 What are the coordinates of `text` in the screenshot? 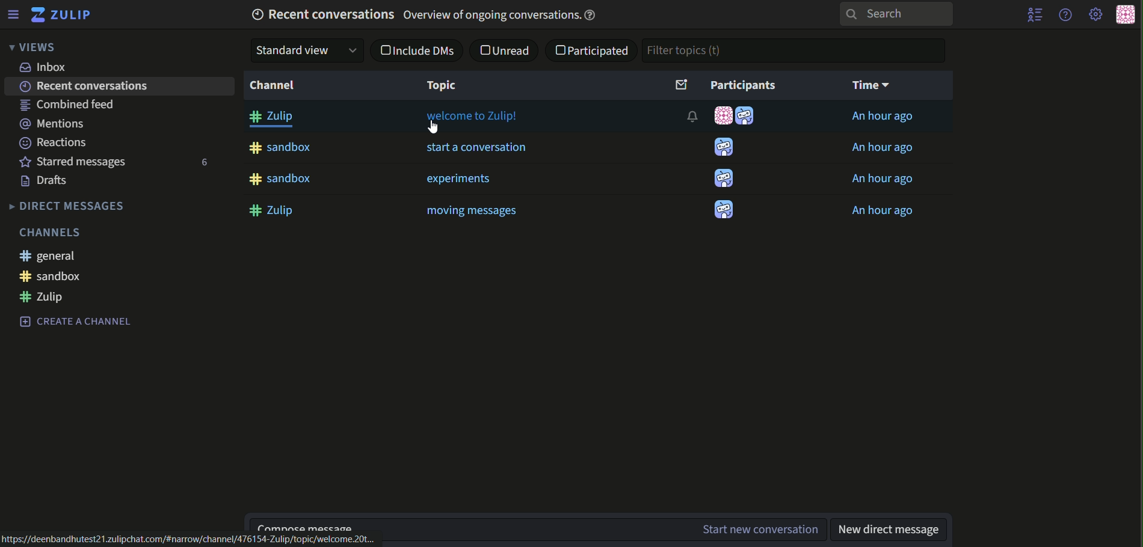 It's located at (883, 148).